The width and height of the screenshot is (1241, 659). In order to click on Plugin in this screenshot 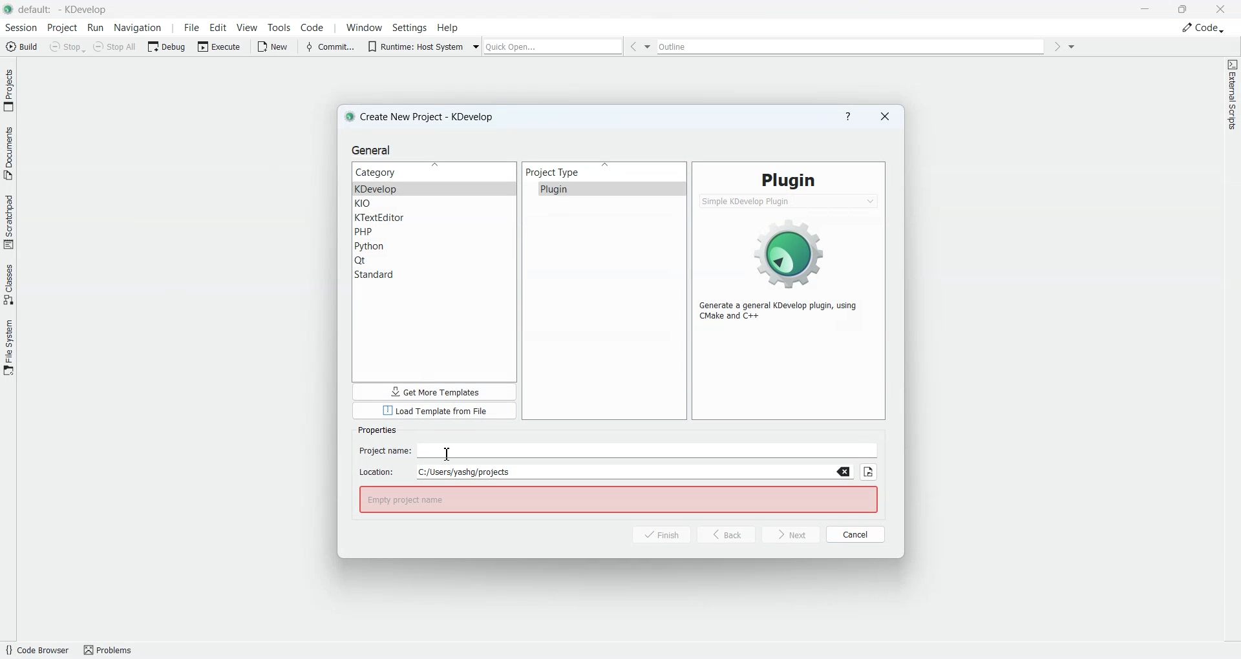, I will do `click(604, 189)`.